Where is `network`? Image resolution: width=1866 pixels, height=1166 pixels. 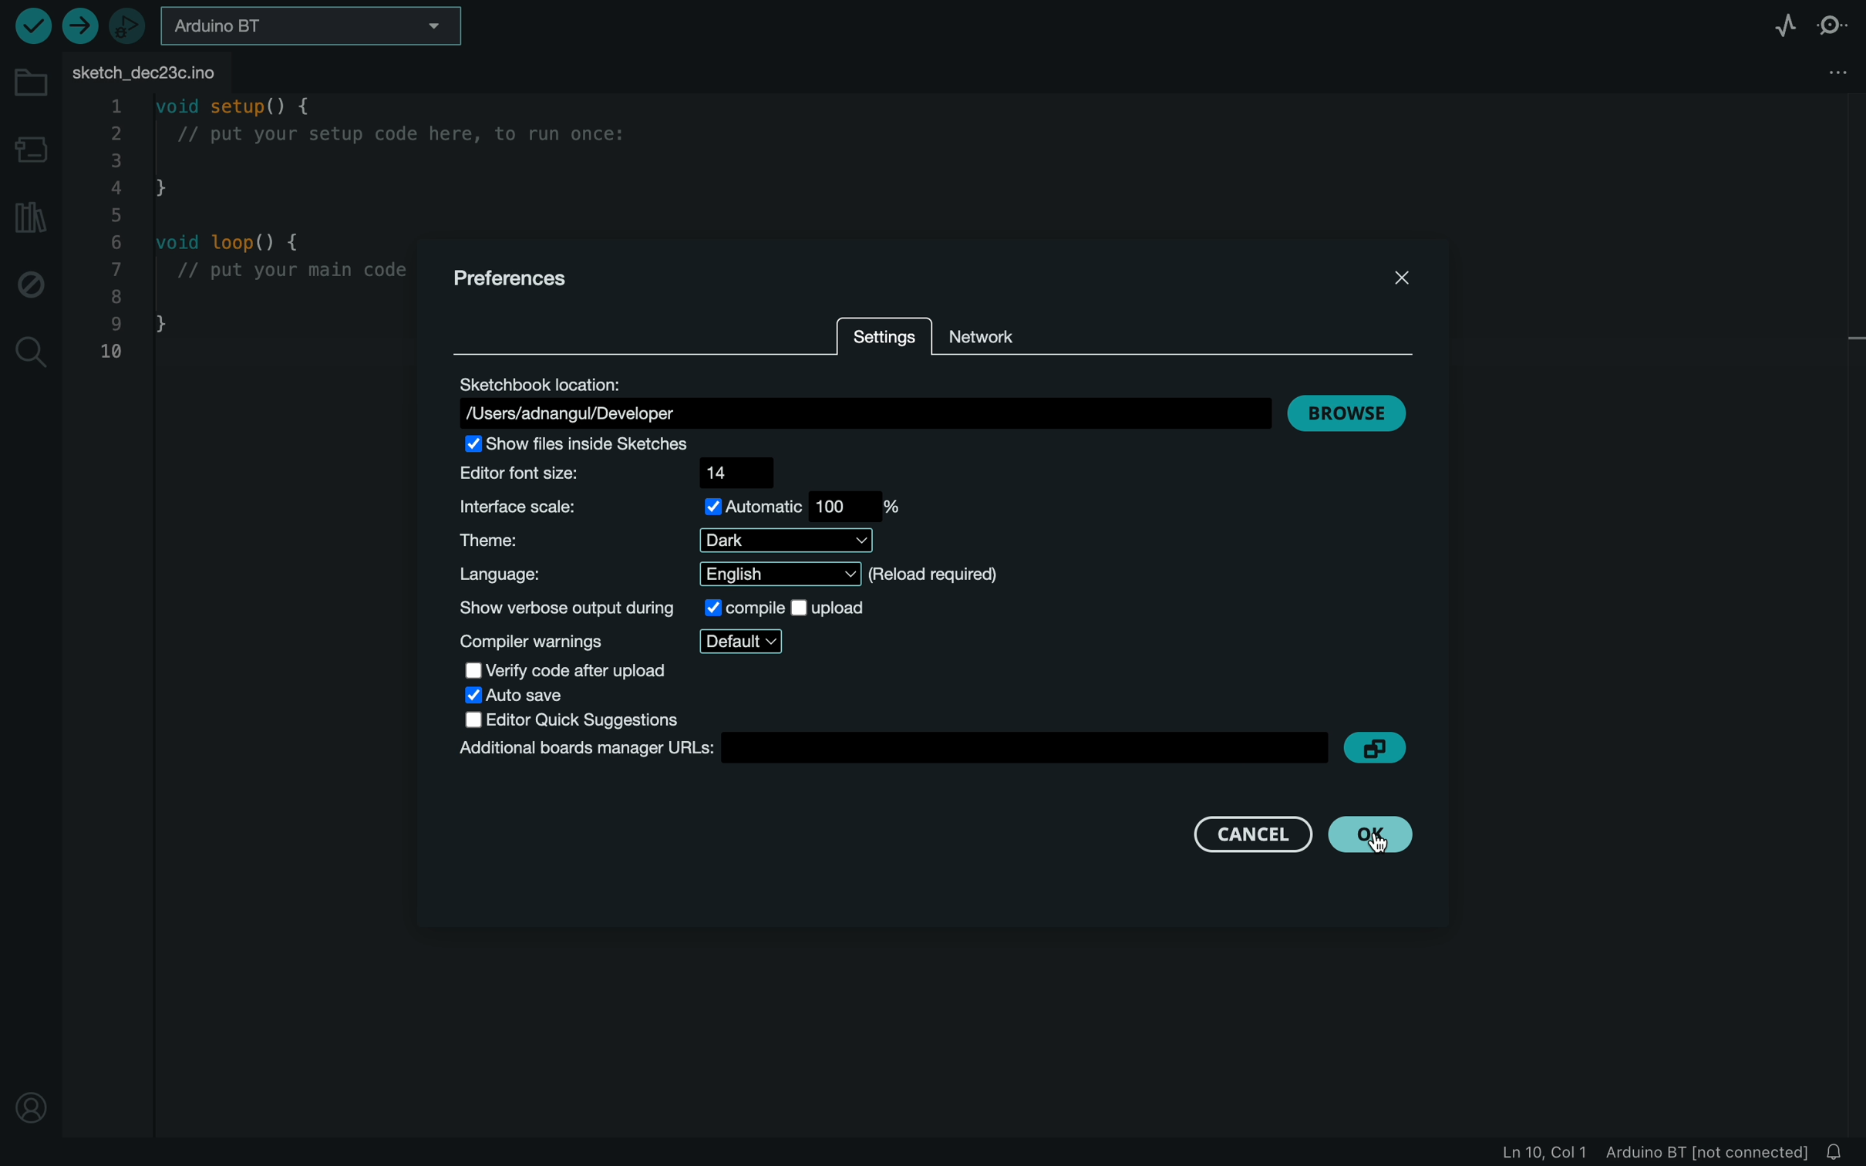
network is located at coordinates (989, 337).